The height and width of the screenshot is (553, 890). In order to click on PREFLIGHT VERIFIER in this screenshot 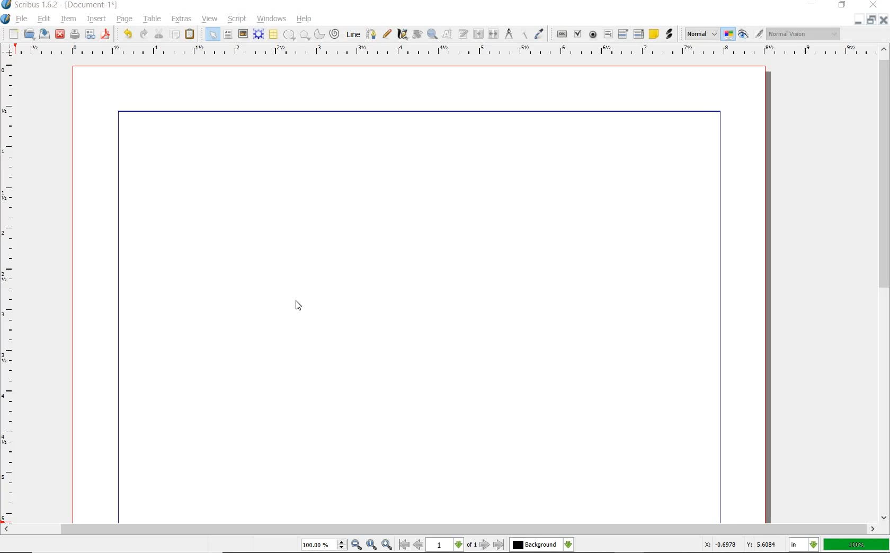, I will do `click(90, 33)`.